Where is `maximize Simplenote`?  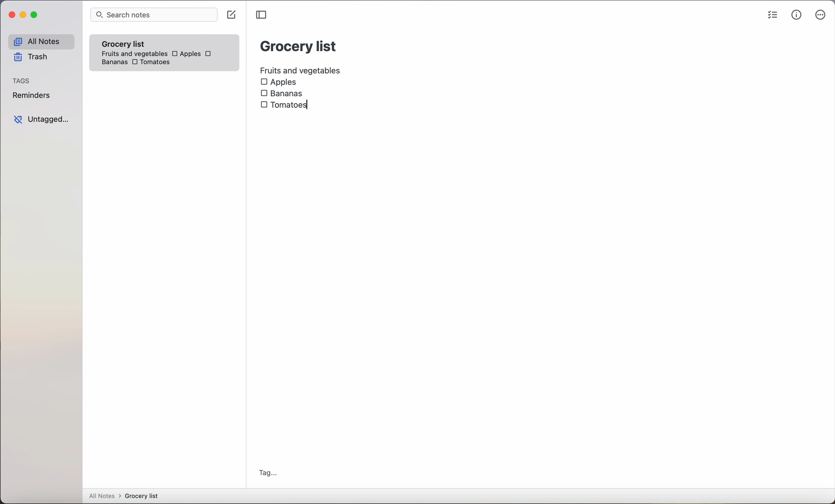
maximize Simplenote is located at coordinates (36, 16).